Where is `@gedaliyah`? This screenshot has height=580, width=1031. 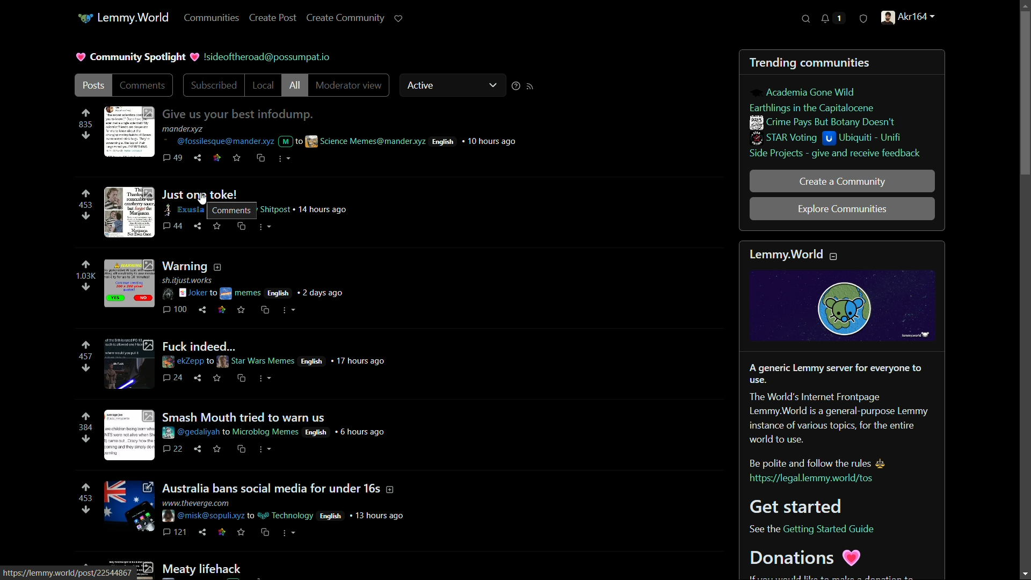
@gedaliyah is located at coordinates (189, 433).